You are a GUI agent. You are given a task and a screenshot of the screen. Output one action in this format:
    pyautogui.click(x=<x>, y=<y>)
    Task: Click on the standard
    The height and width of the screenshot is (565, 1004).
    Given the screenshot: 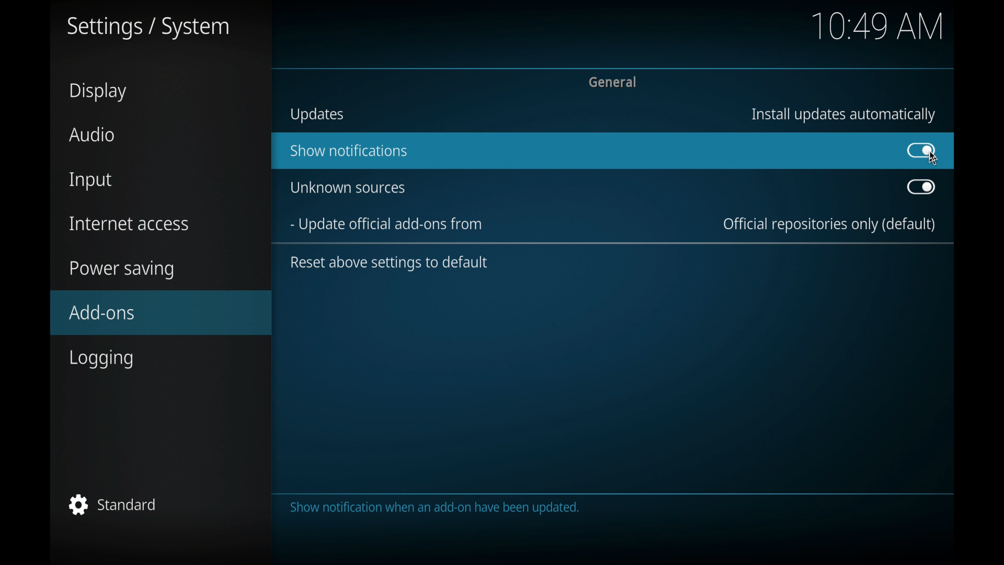 What is the action you would take?
    pyautogui.click(x=113, y=504)
    